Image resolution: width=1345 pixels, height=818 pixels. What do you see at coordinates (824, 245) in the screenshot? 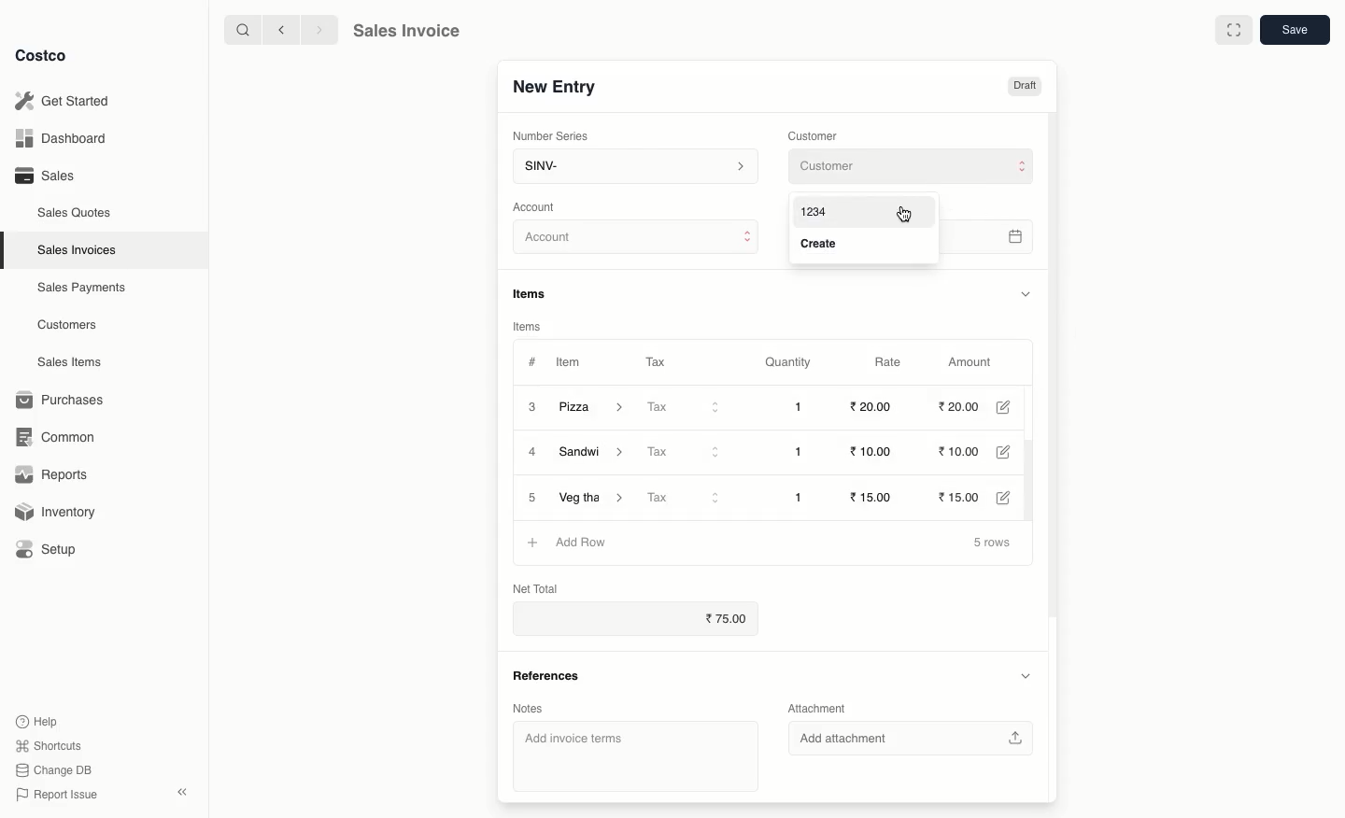
I see `Create` at bounding box center [824, 245].